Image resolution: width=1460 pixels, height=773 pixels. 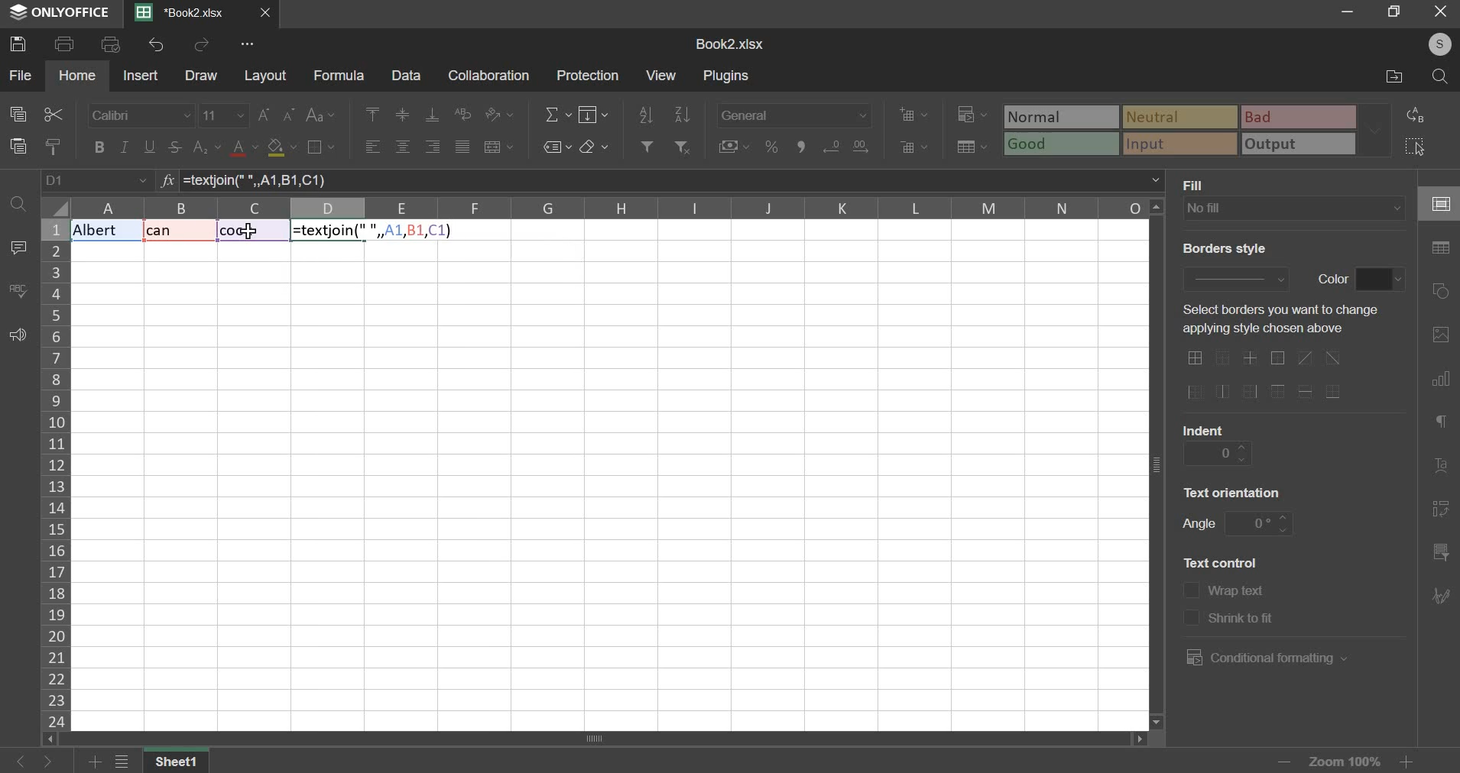 I want to click on text, so click(x=1222, y=248).